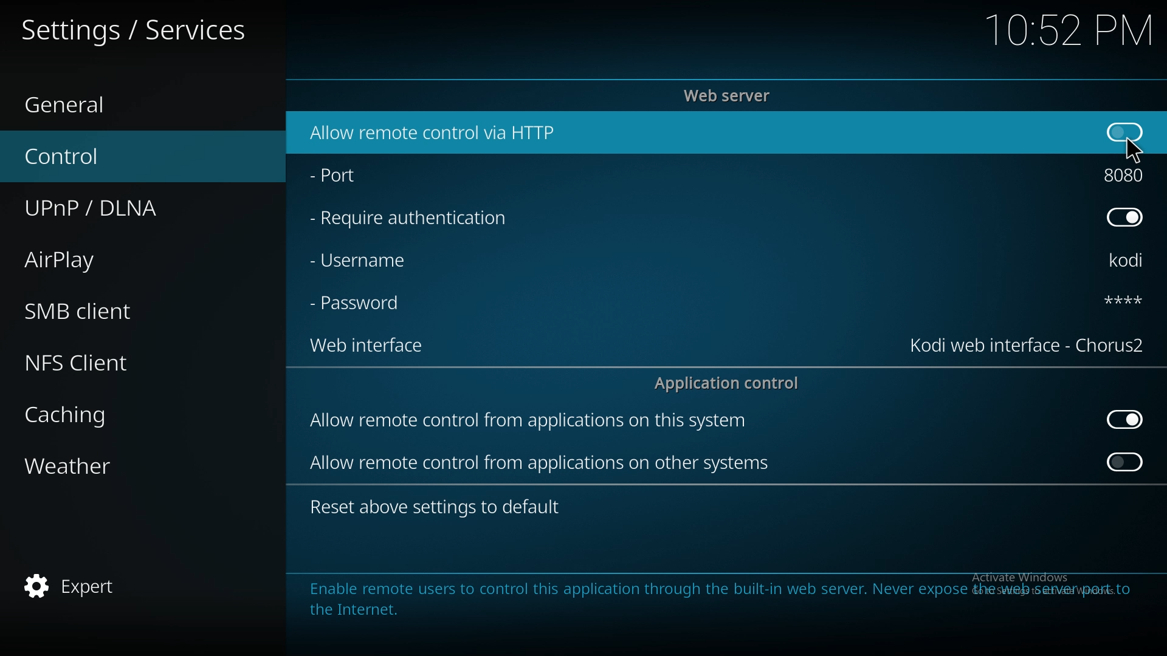 The height and width of the screenshot is (656, 1167). I want to click on web interface, so click(1029, 346).